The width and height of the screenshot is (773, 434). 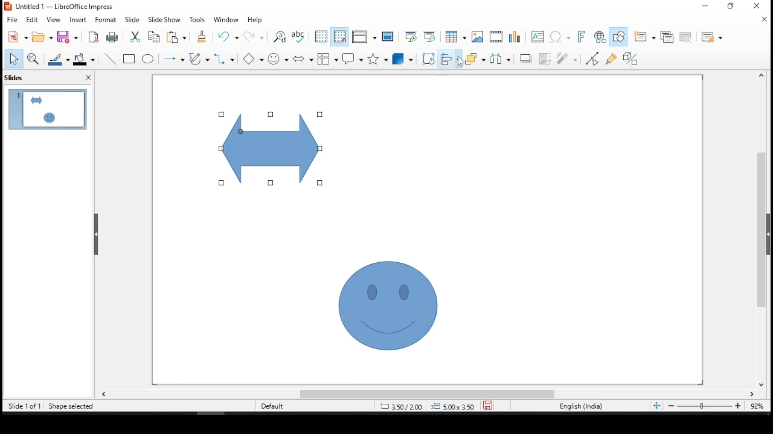 What do you see at coordinates (253, 37) in the screenshot?
I see `redo` at bounding box center [253, 37].